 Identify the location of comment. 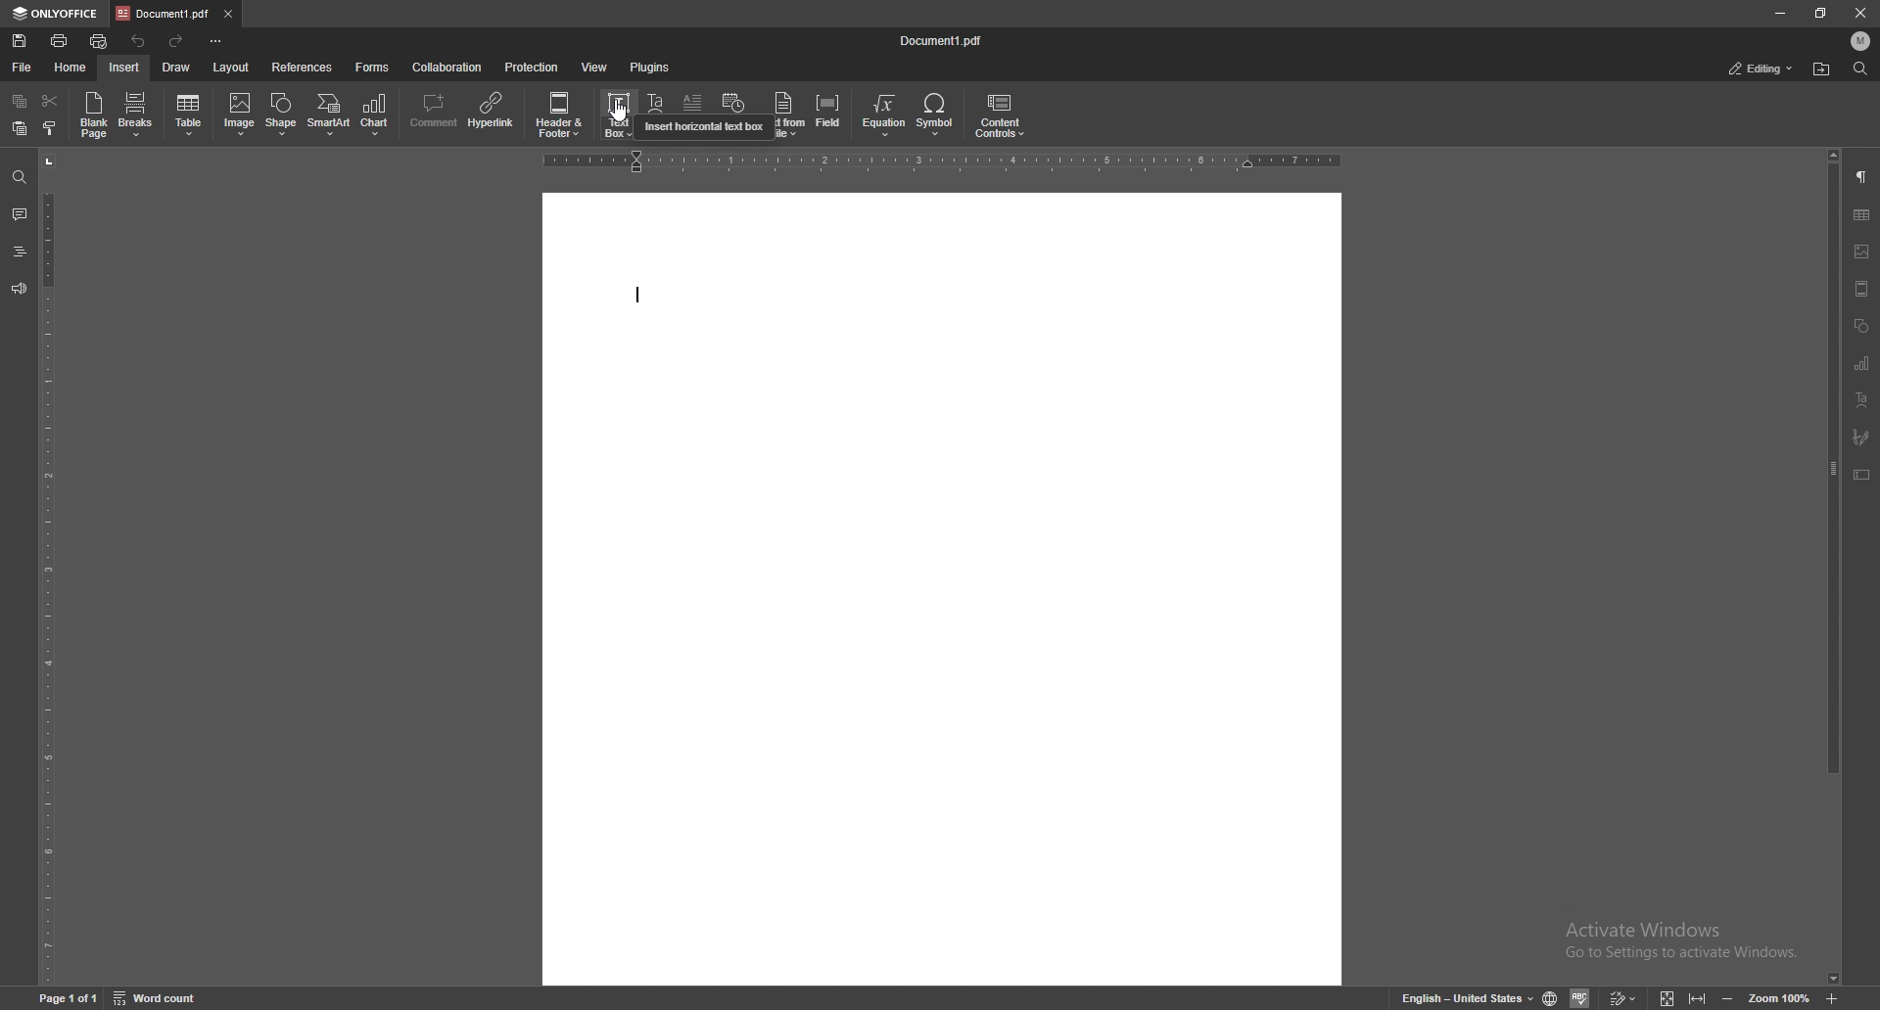
(19, 213).